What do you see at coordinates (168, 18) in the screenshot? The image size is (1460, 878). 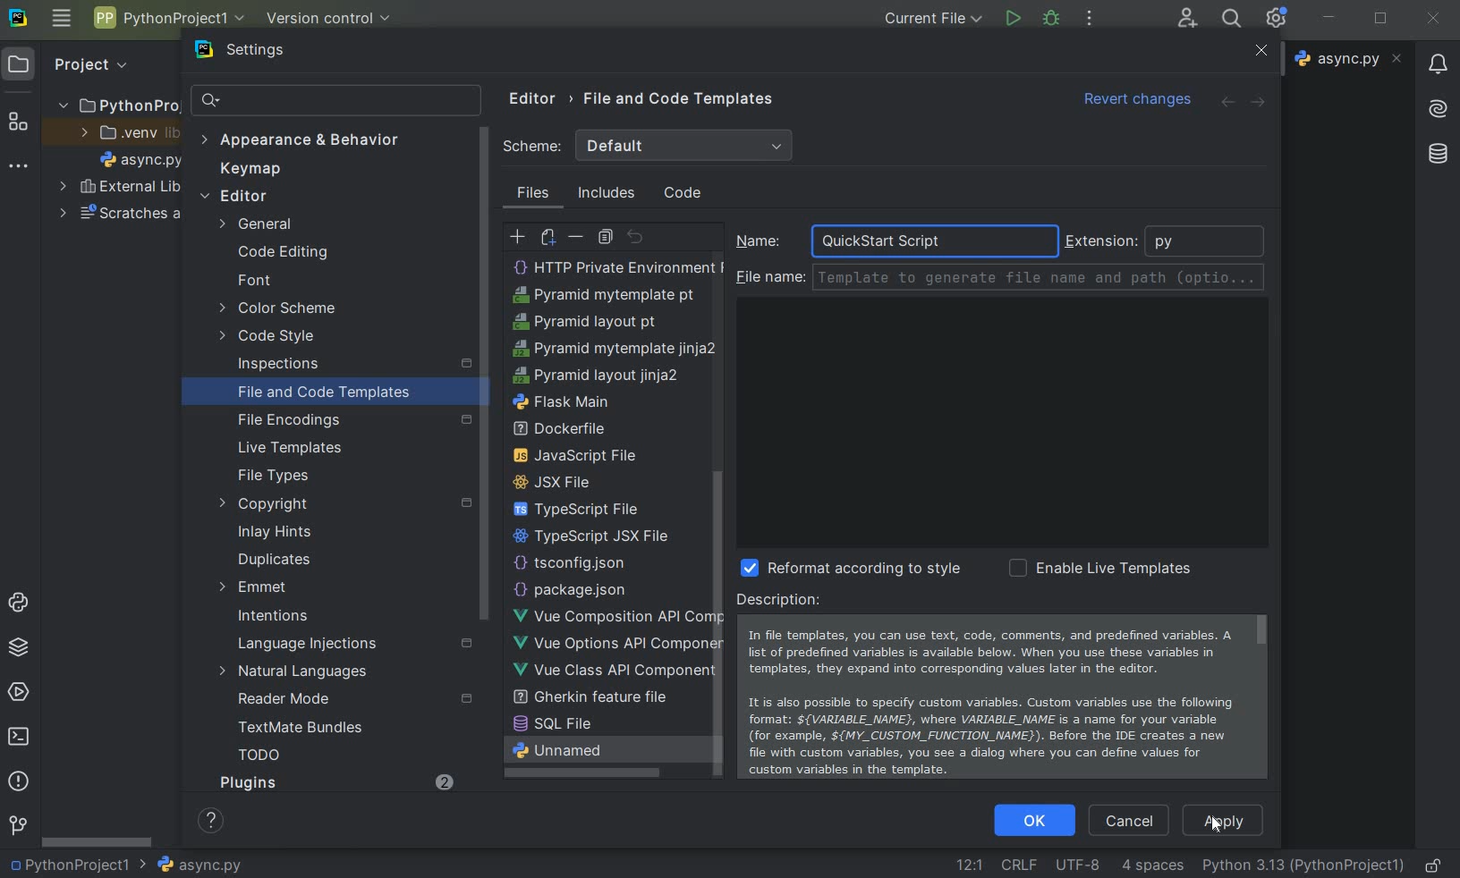 I see `project name` at bounding box center [168, 18].